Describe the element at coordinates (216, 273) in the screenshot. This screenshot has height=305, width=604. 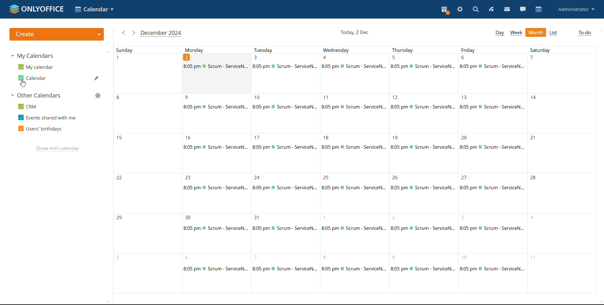
I see `6` at that location.